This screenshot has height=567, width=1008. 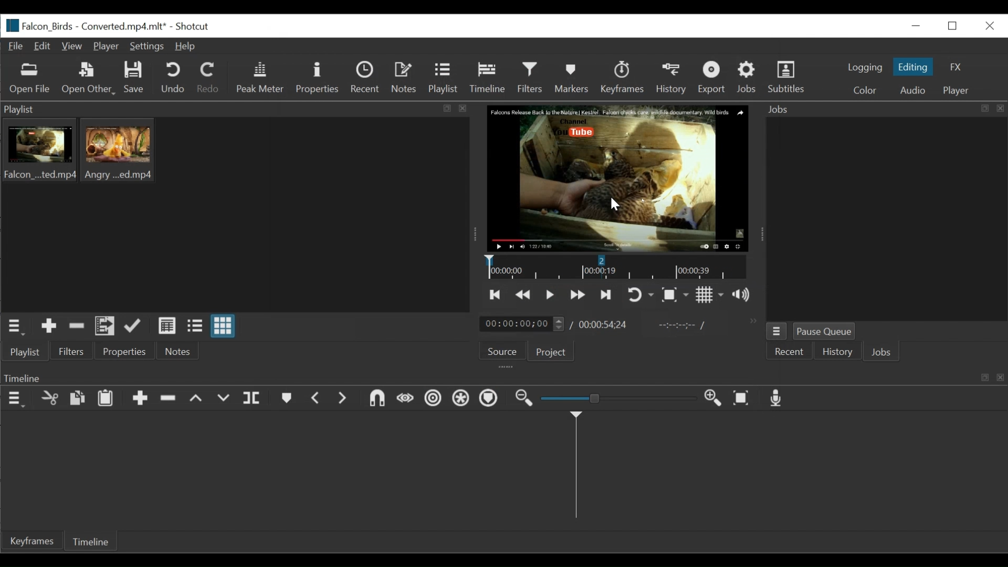 I want to click on Ripple, so click(x=433, y=400).